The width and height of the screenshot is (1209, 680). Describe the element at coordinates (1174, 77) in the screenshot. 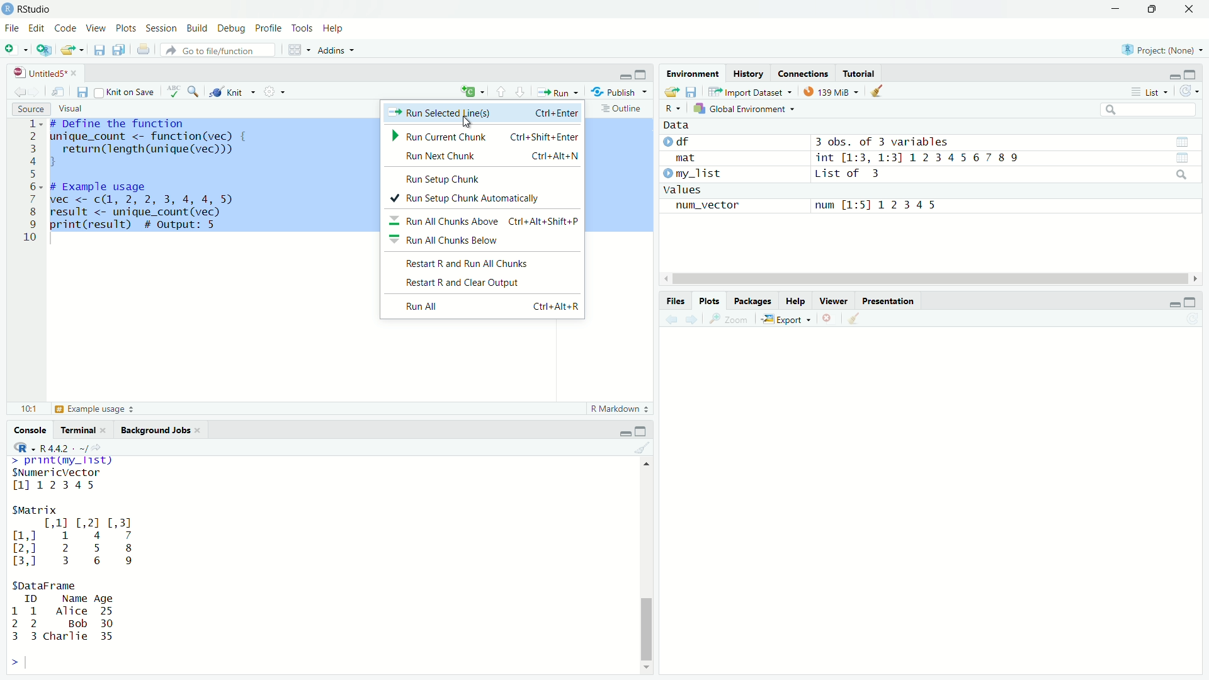

I see `minimize` at that location.